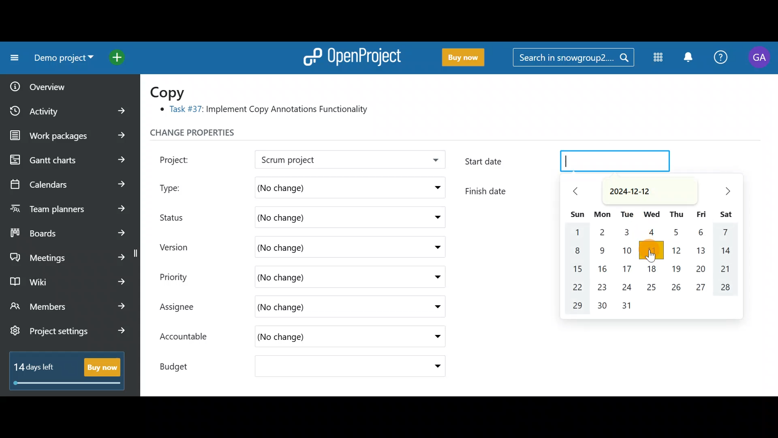 Image resolution: width=778 pixels, height=438 pixels. What do you see at coordinates (652, 215) in the screenshot?
I see `Wed` at bounding box center [652, 215].